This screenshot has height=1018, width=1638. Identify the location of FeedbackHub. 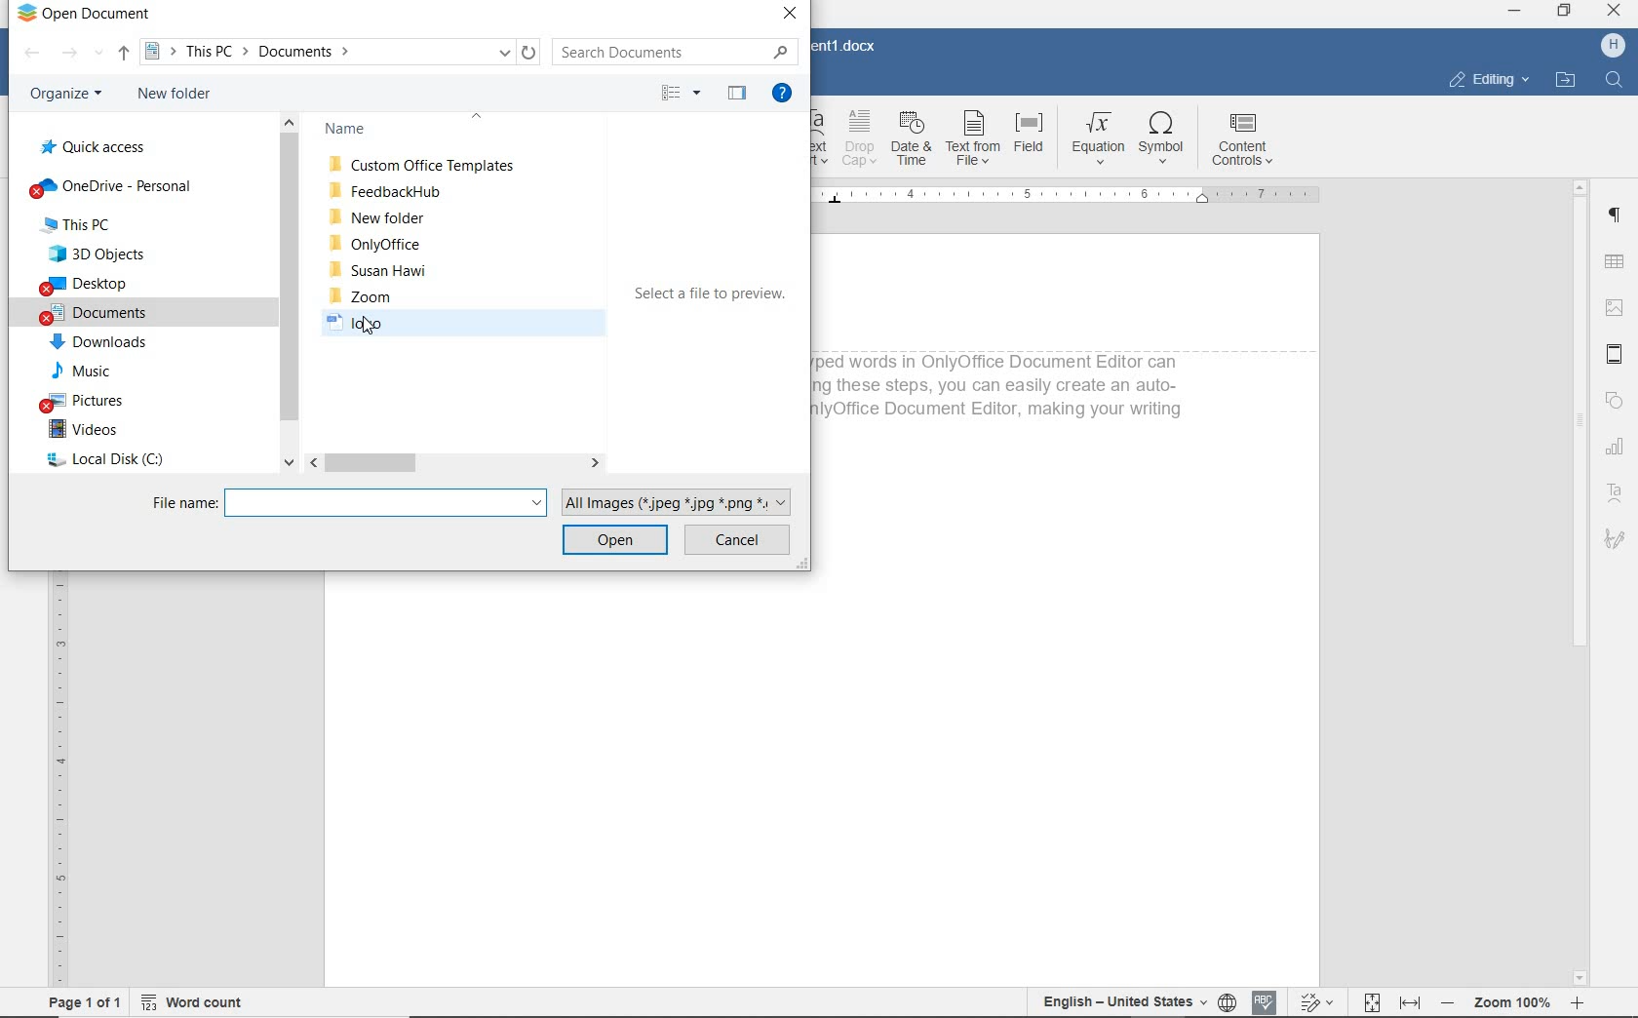
(385, 191).